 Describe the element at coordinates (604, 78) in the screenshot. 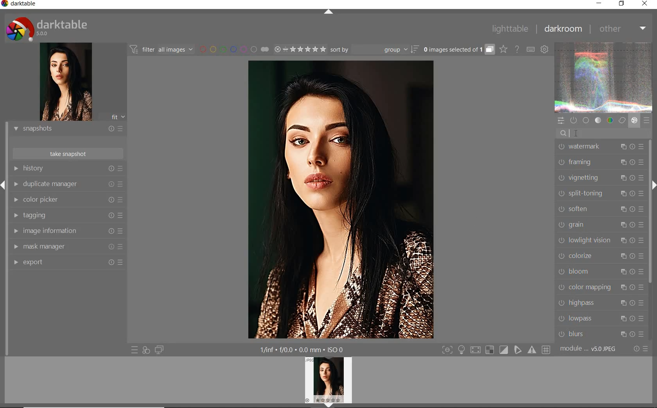

I see `waveform` at that location.